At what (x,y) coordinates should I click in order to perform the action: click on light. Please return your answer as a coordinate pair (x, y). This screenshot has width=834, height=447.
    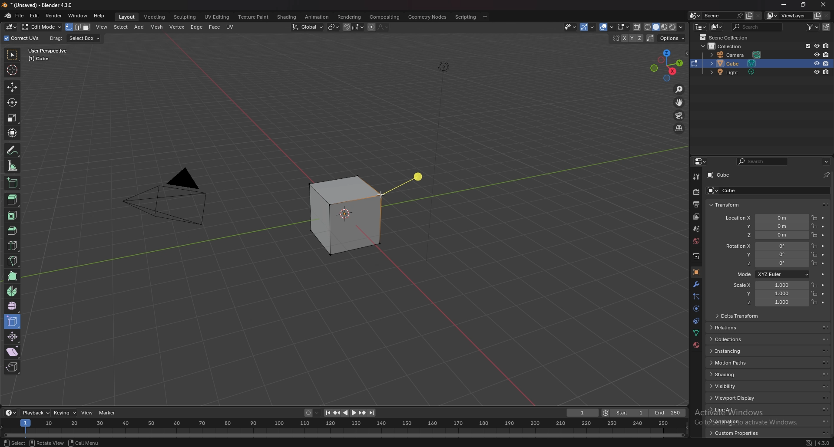
    Looking at the image, I should click on (737, 73).